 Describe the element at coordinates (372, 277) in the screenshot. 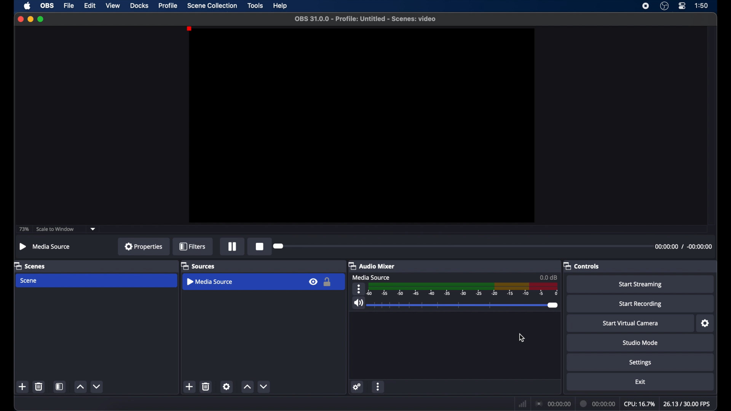

I see `media source` at that location.